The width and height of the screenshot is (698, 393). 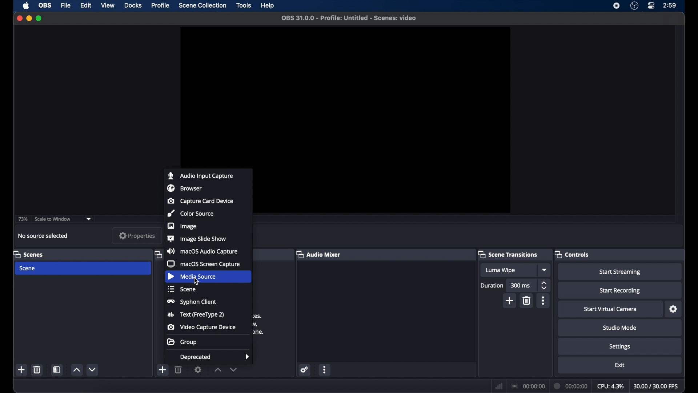 What do you see at coordinates (508, 254) in the screenshot?
I see `scene transitions` at bounding box center [508, 254].